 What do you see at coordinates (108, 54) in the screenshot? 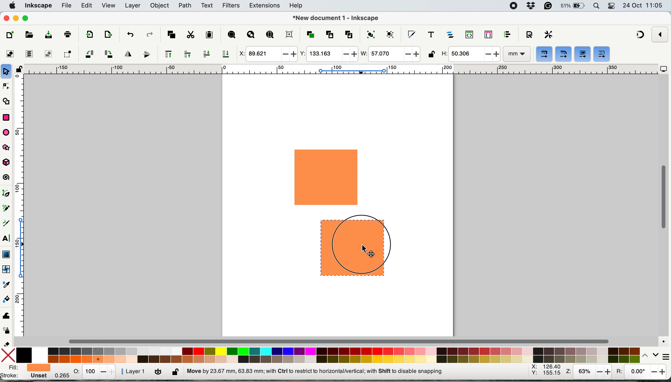
I see `object rotate 90` at bounding box center [108, 54].